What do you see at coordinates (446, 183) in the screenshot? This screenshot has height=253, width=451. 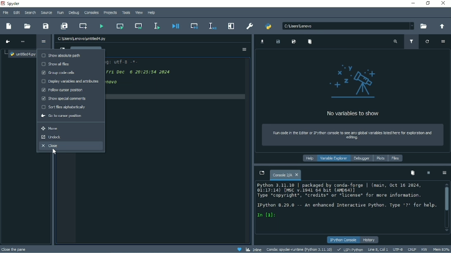 I see `scroll up` at bounding box center [446, 183].